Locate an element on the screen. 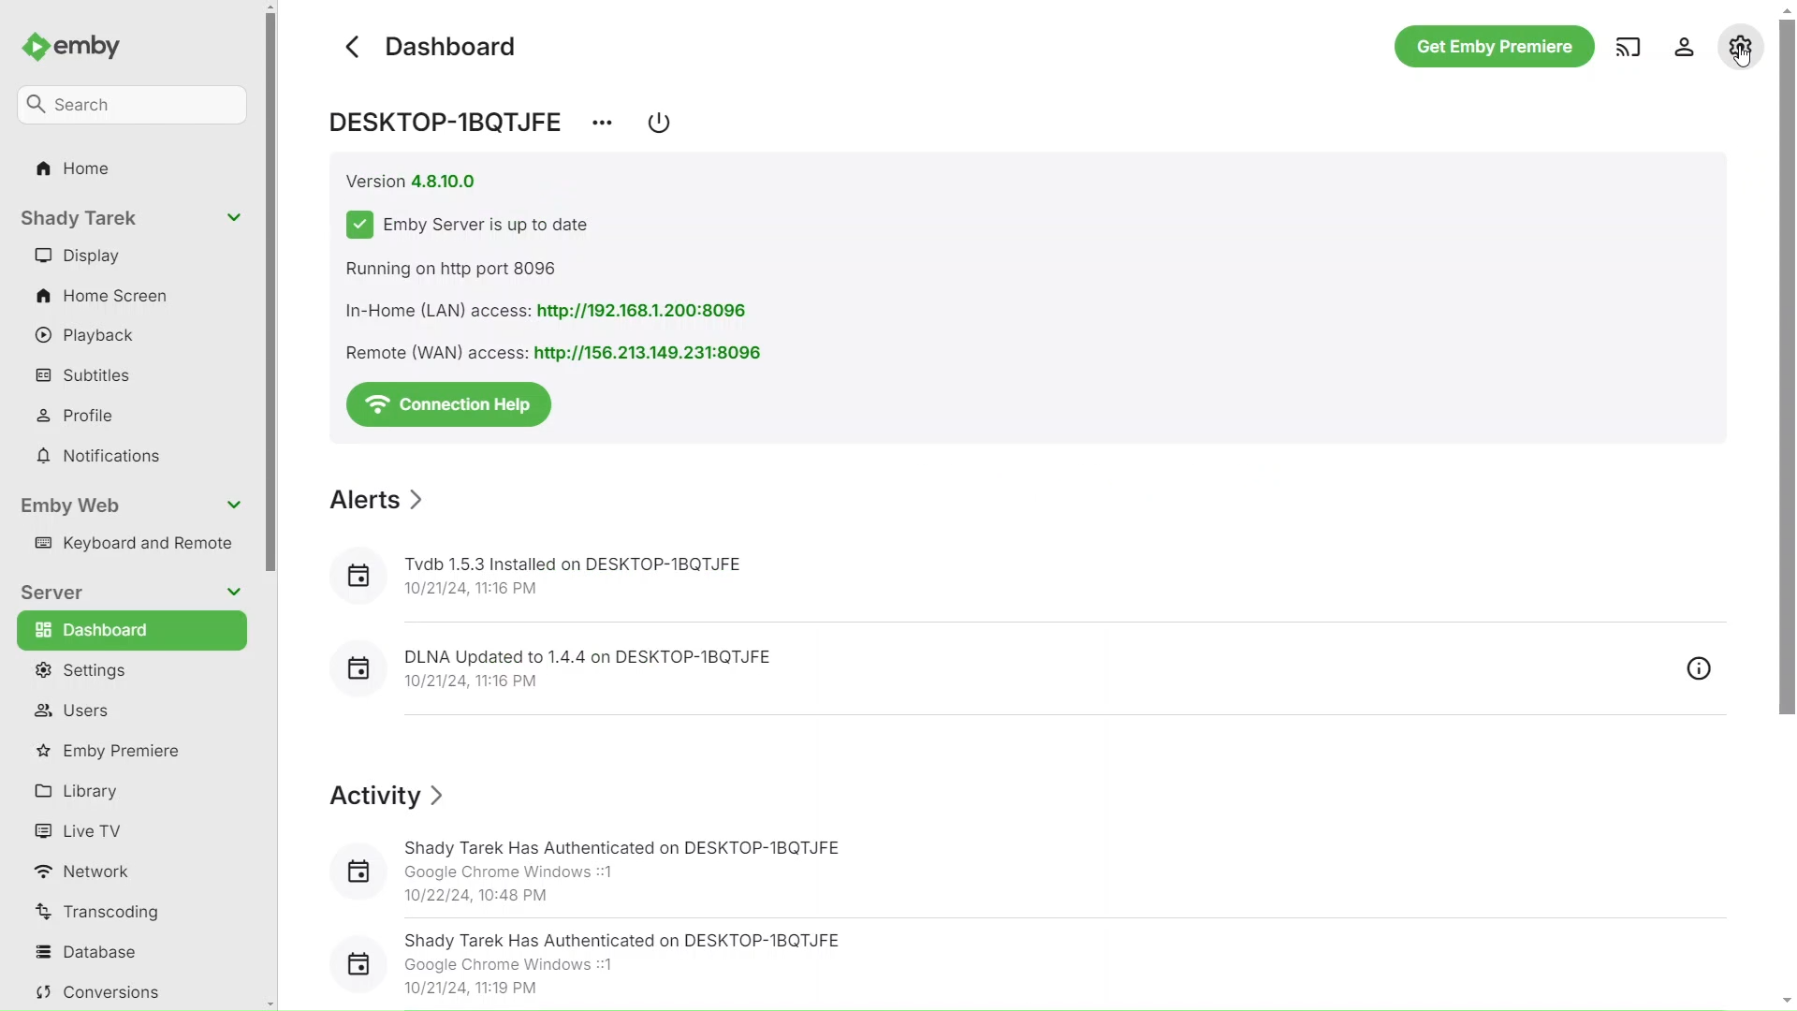 This screenshot has height=1011, width=1797. Profile is located at coordinates (82, 412).